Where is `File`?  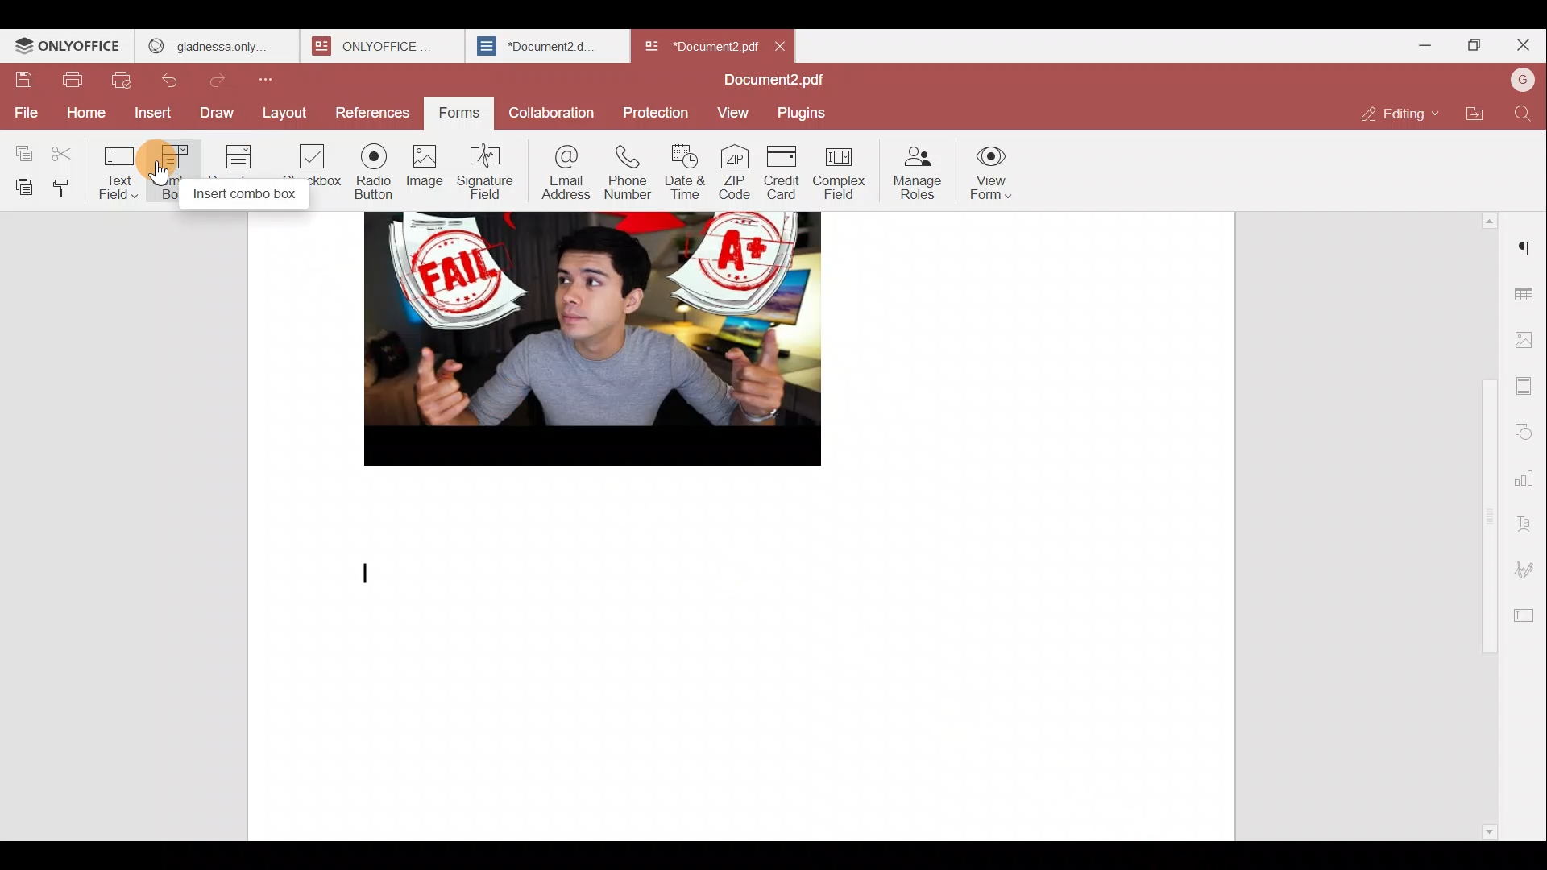 File is located at coordinates (23, 112).